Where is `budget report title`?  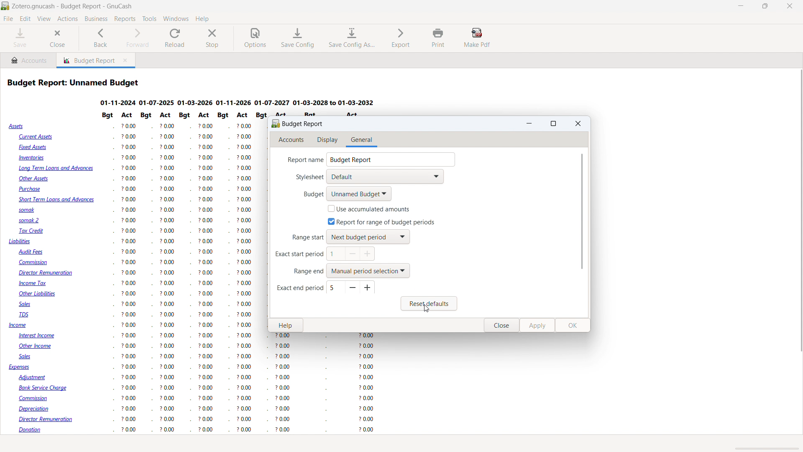 budget report title is located at coordinates (74, 82).